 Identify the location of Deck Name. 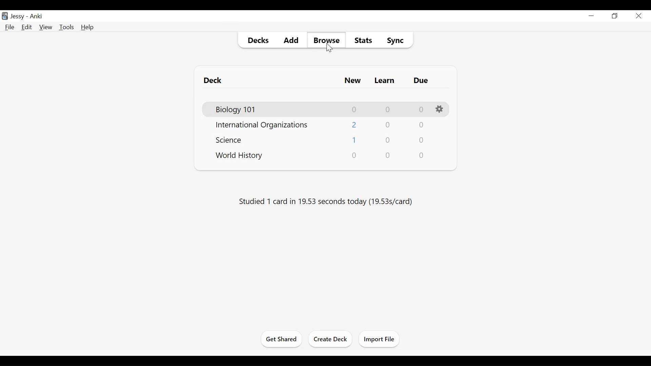
(230, 140).